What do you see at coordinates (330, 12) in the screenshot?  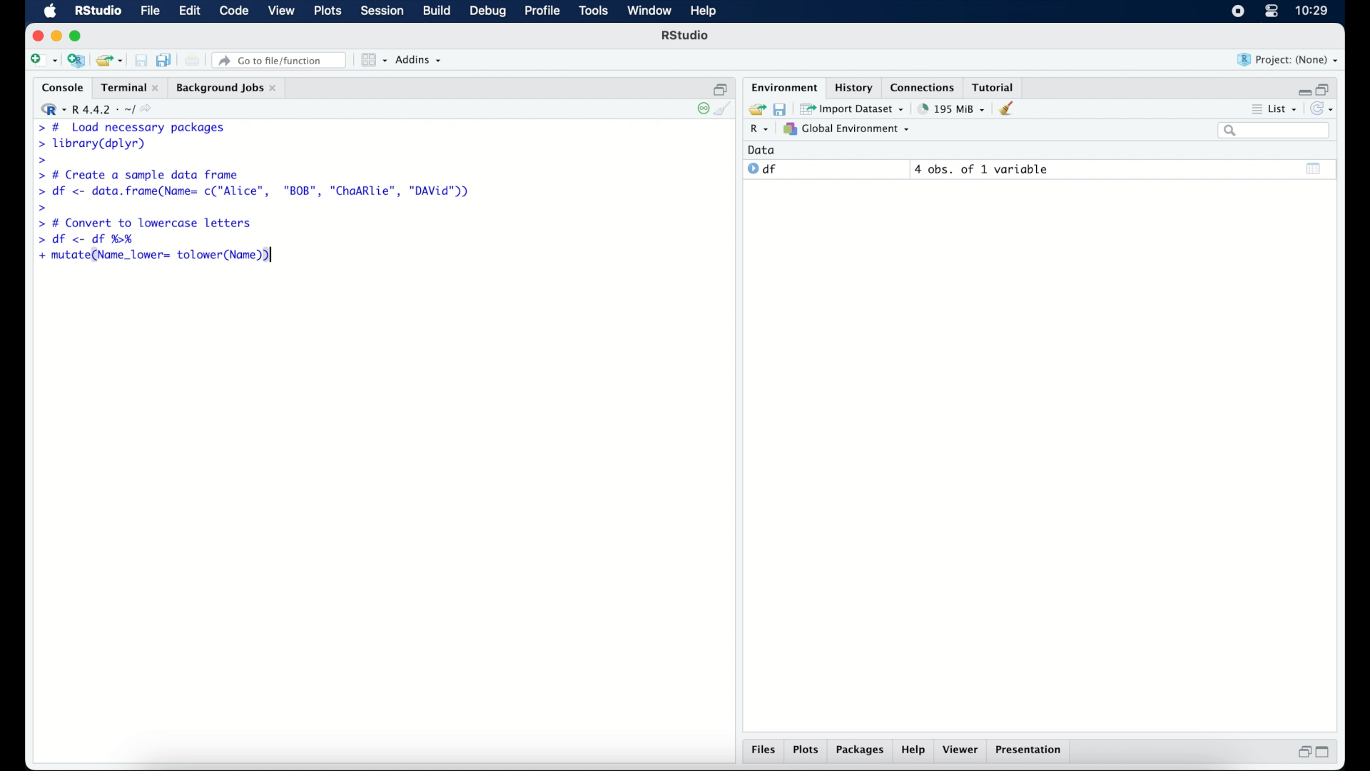 I see `plots` at bounding box center [330, 12].